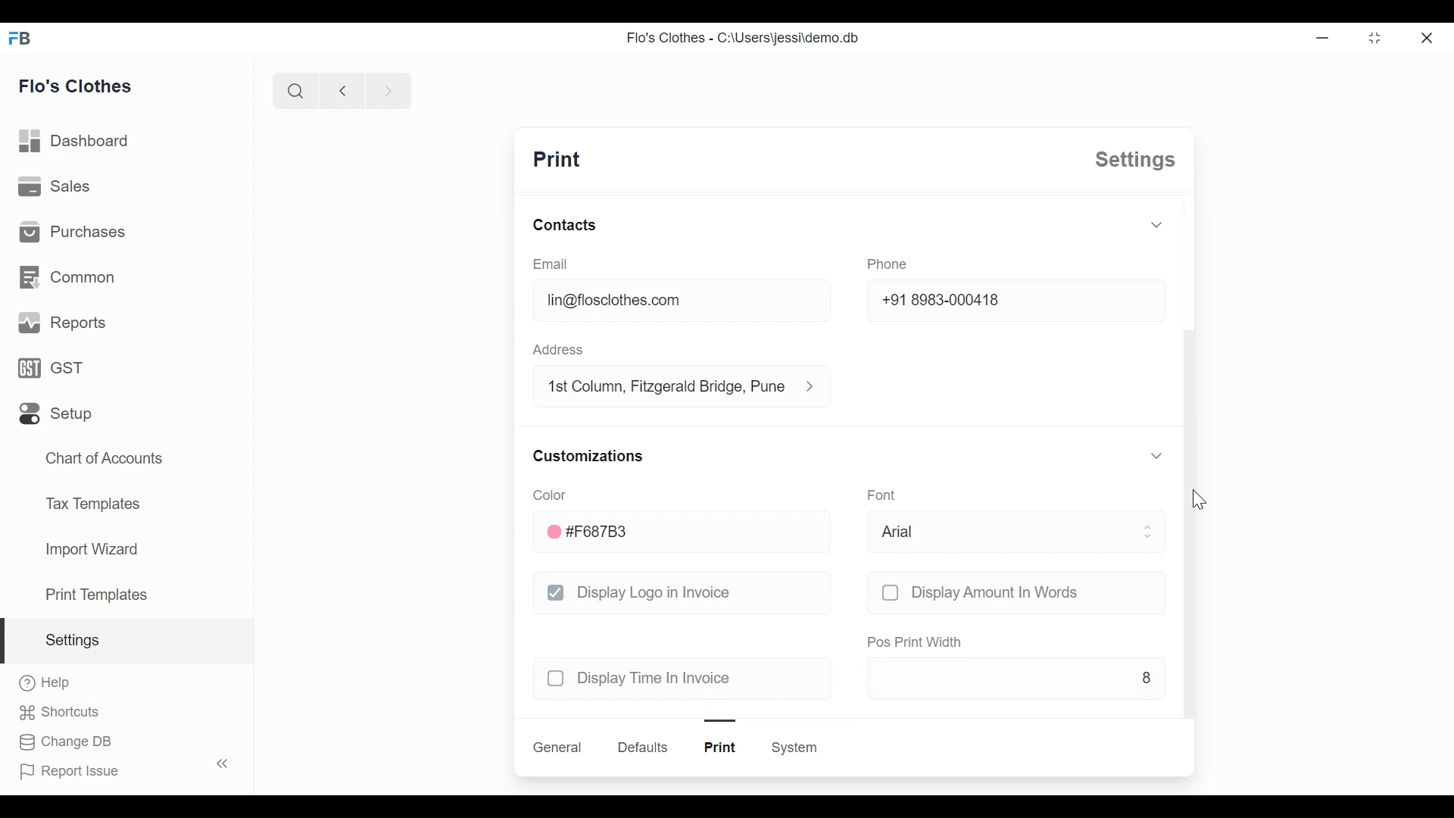  I want to click on display amount in words, so click(997, 592).